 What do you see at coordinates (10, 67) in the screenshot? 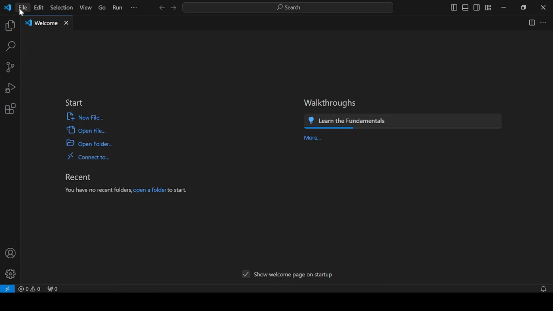
I see `source control` at bounding box center [10, 67].